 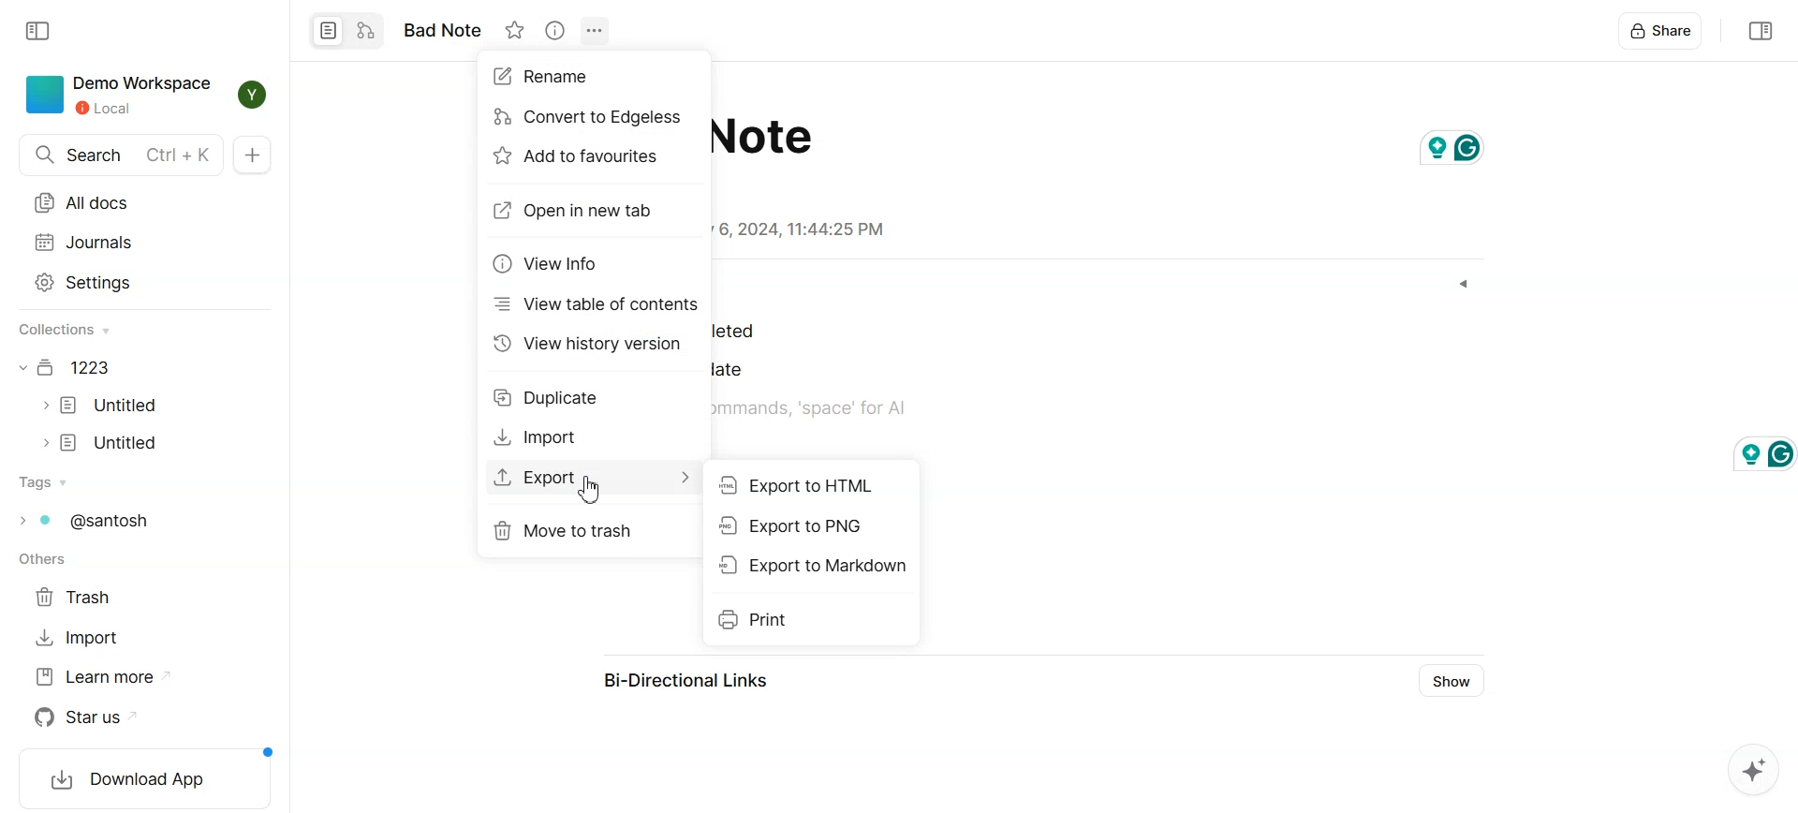 I want to click on Cursor, so click(x=591, y=490).